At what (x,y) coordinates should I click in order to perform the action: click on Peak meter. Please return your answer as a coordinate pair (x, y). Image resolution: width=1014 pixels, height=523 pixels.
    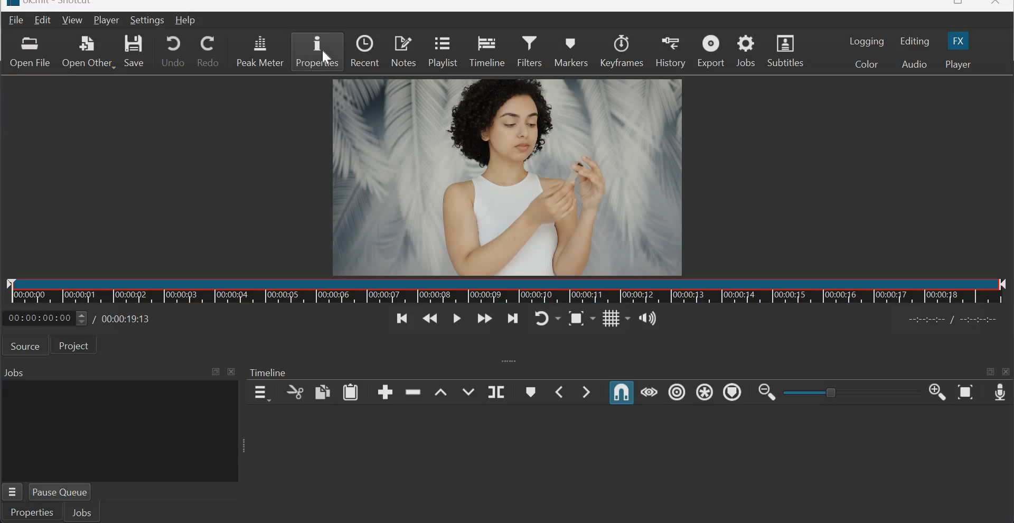
    Looking at the image, I should click on (260, 51).